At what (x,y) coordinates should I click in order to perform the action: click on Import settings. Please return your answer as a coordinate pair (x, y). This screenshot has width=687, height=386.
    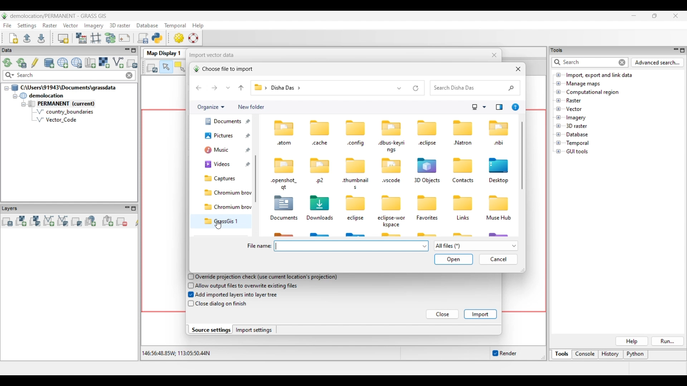
    Looking at the image, I should click on (254, 330).